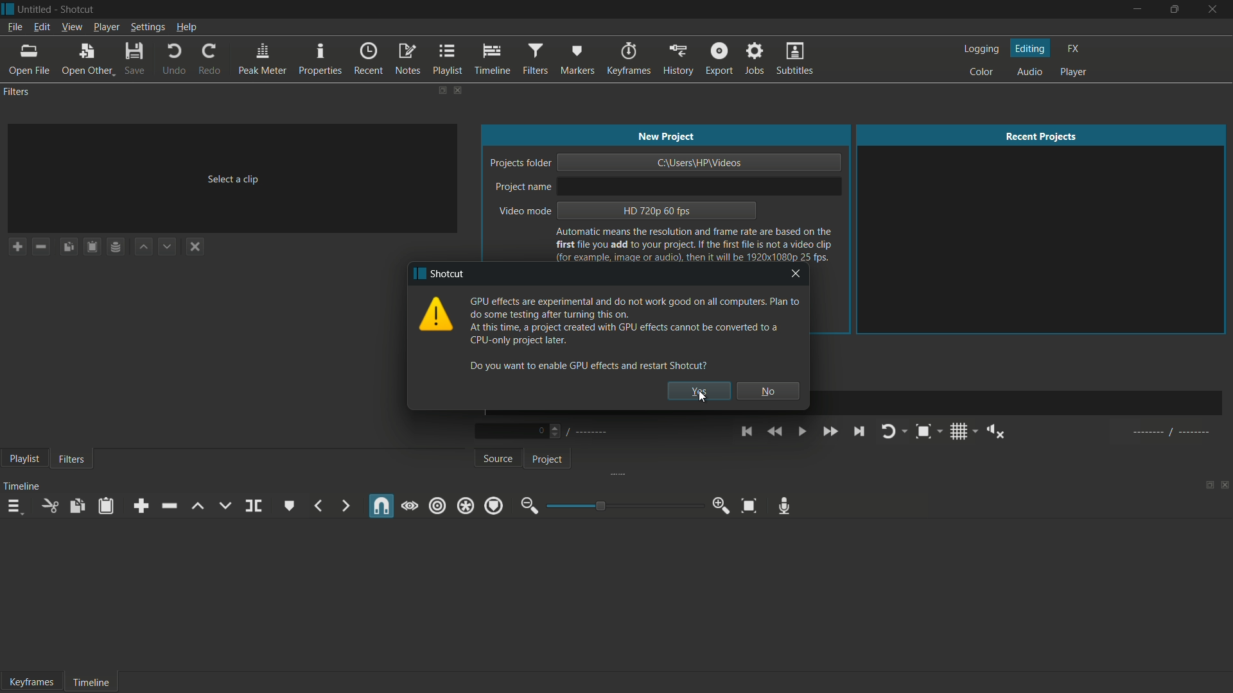 Image resolution: width=1233 pixels, height=693 pixels. Describe the element at coordinates (543, 432) in the screenshot. I see `Number` at that location.